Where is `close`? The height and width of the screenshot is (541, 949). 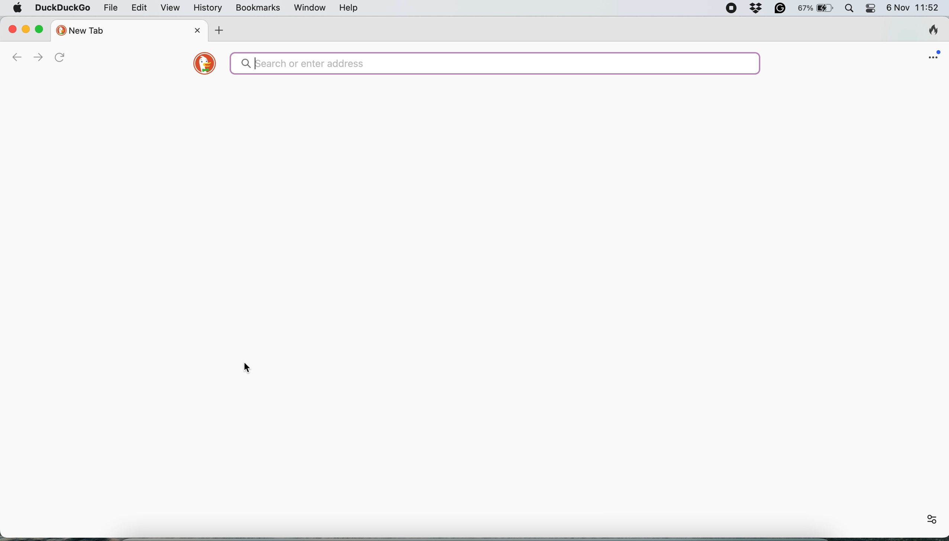 close is located at coordinates (195, 31).